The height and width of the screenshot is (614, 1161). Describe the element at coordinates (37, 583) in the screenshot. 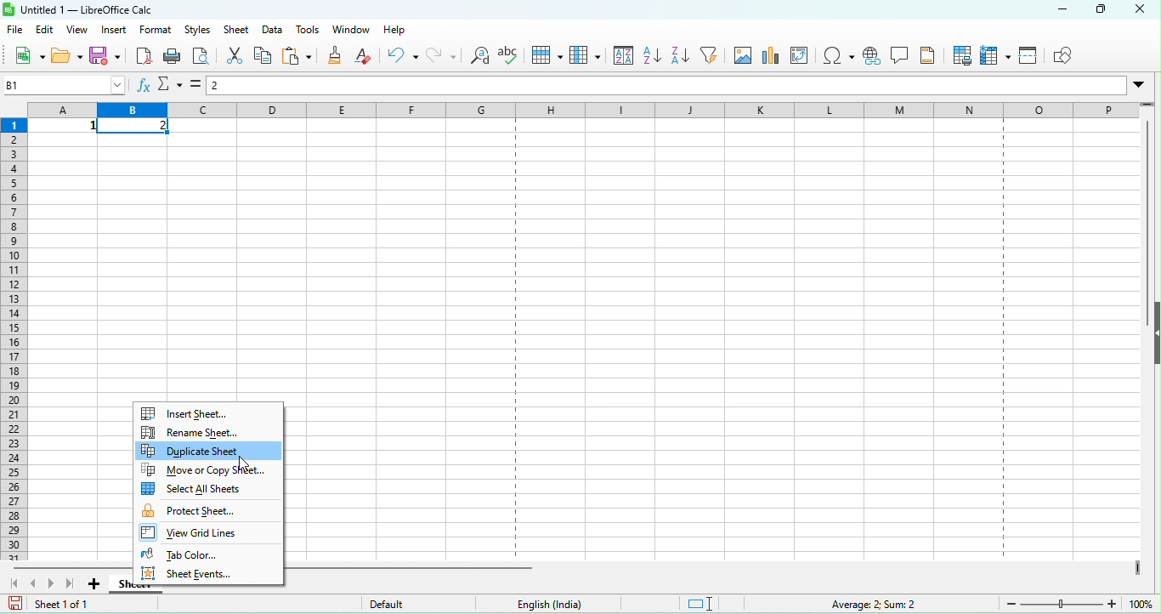

I see `scroll to previous sheet` at that location.